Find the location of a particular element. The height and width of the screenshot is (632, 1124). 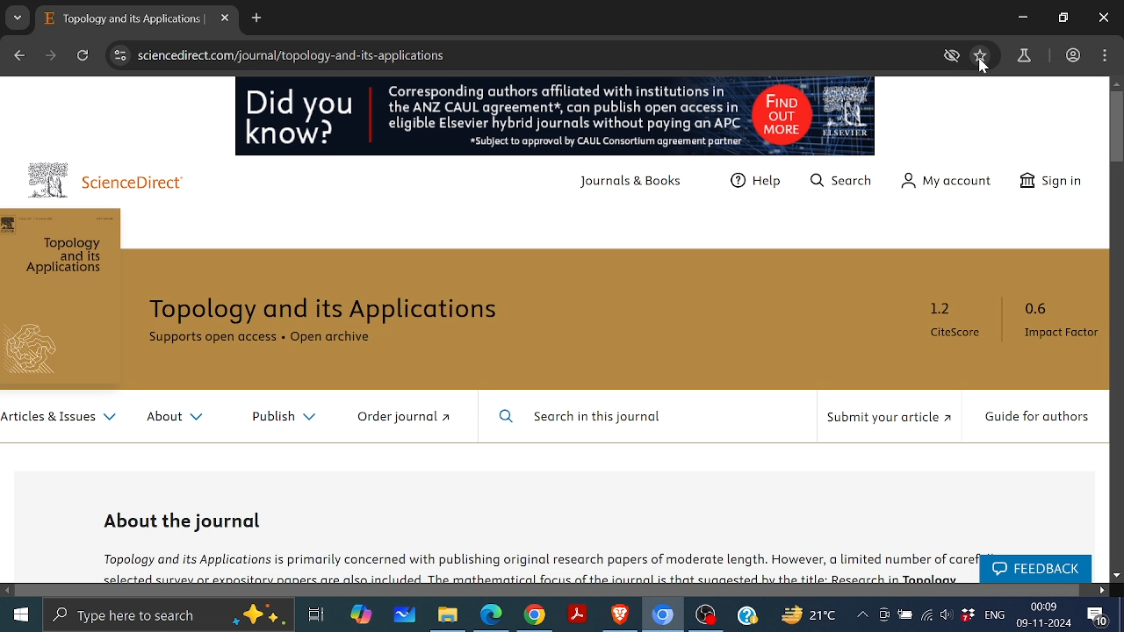

about is located at coordinates (176, 420).